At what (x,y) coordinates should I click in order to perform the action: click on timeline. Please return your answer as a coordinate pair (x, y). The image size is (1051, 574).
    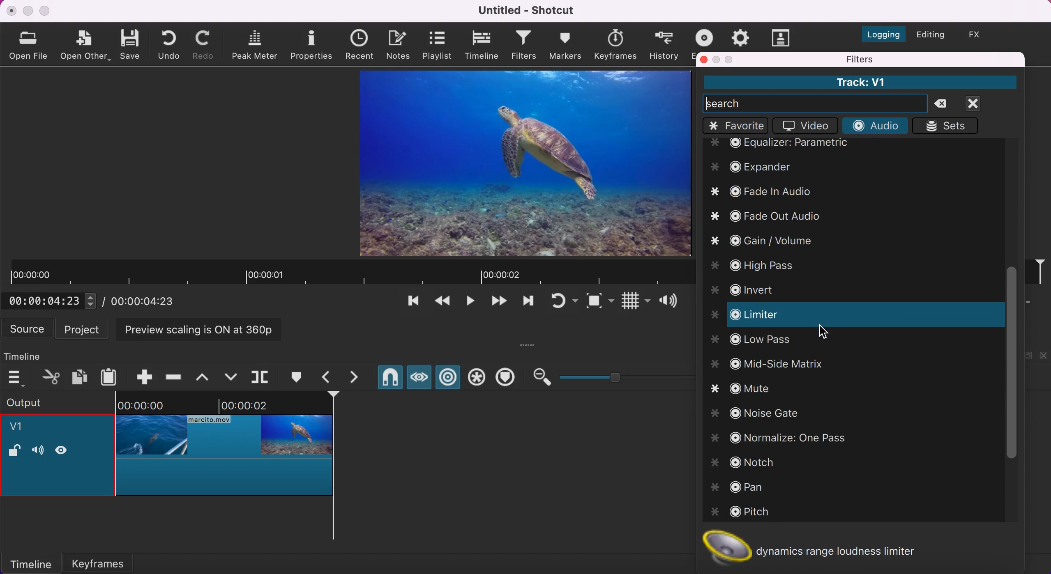
    Looking at the image, I should click on (31, 354).